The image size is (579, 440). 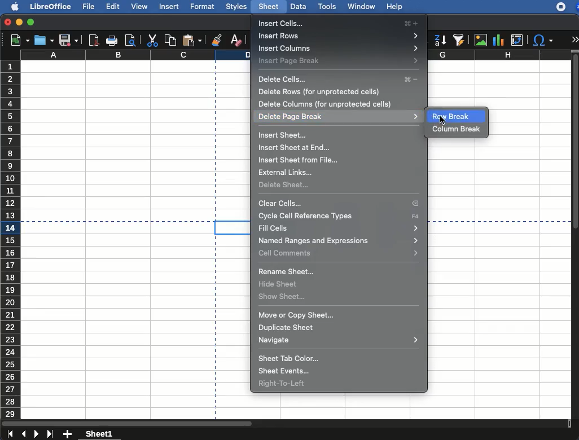 What do you see at coordinates (170, 39) in the screenshot?
I see `copy` at bounding box center [170, 39].